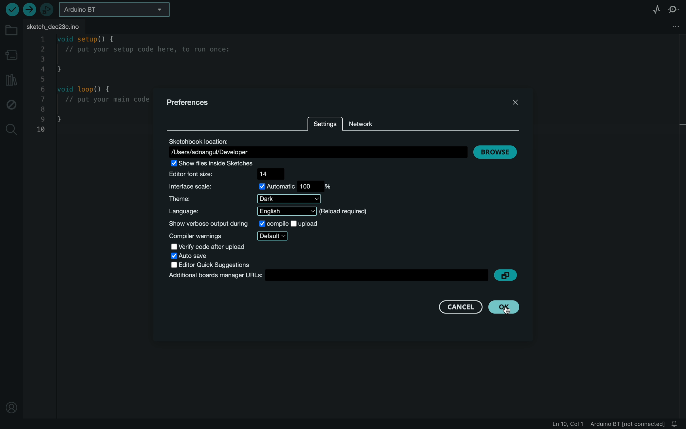 This screenshot has width=686, height=429. Describe the element at coordinates (12, 31) in the screenshot. I see `folder` at that location.